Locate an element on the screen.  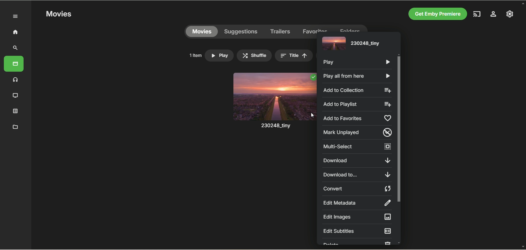
movies is located at coordinates (202, 32).